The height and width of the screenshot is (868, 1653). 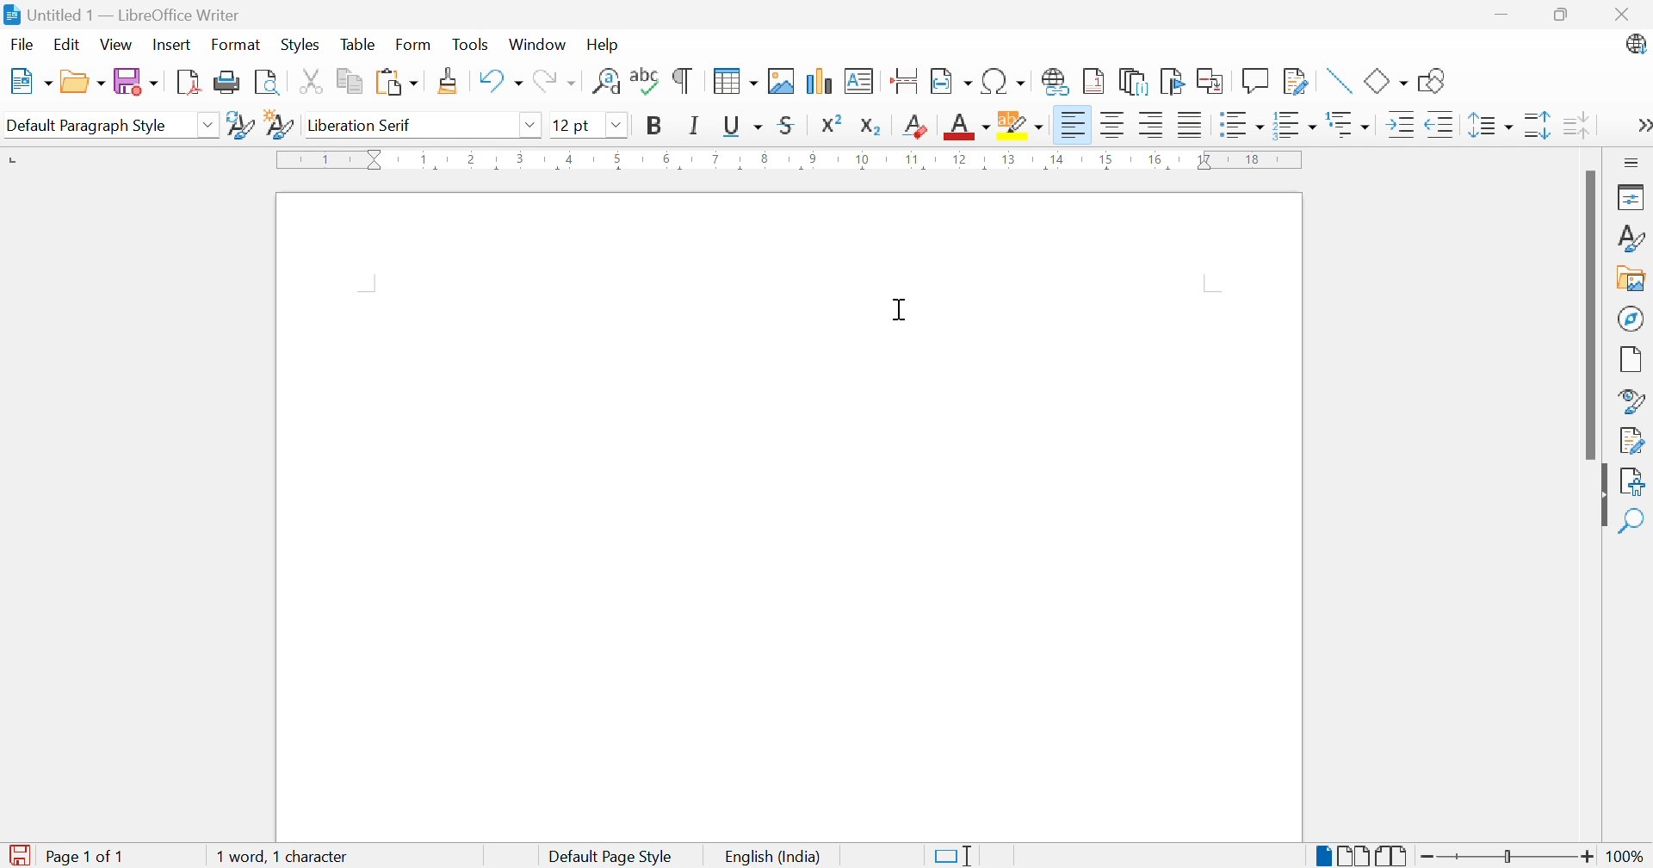 I want to click on Zoom Out, so click(x=1428, y=855).